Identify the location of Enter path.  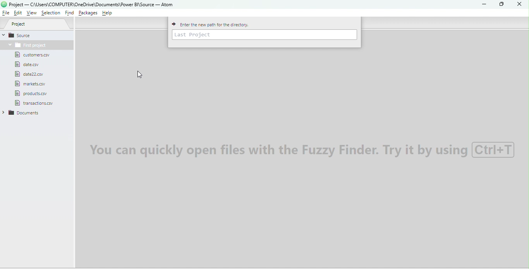
(265, 35).